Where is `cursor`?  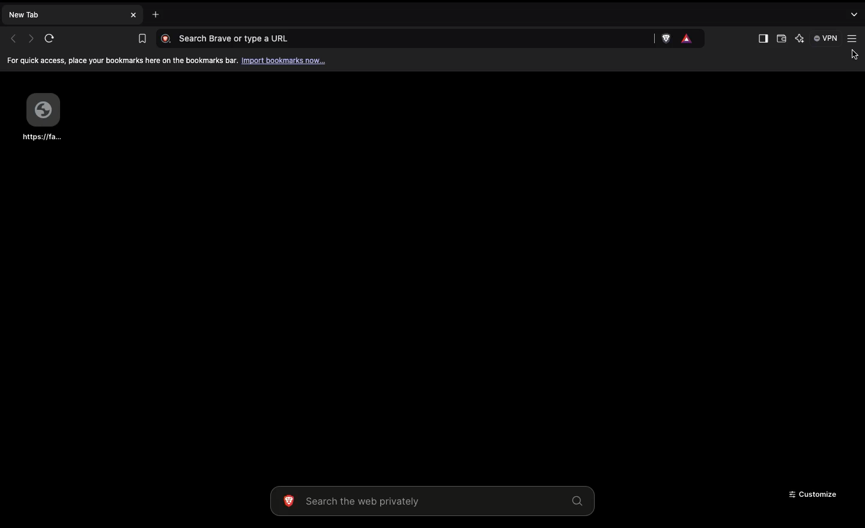
cursor is located at coordinates (851, 56).